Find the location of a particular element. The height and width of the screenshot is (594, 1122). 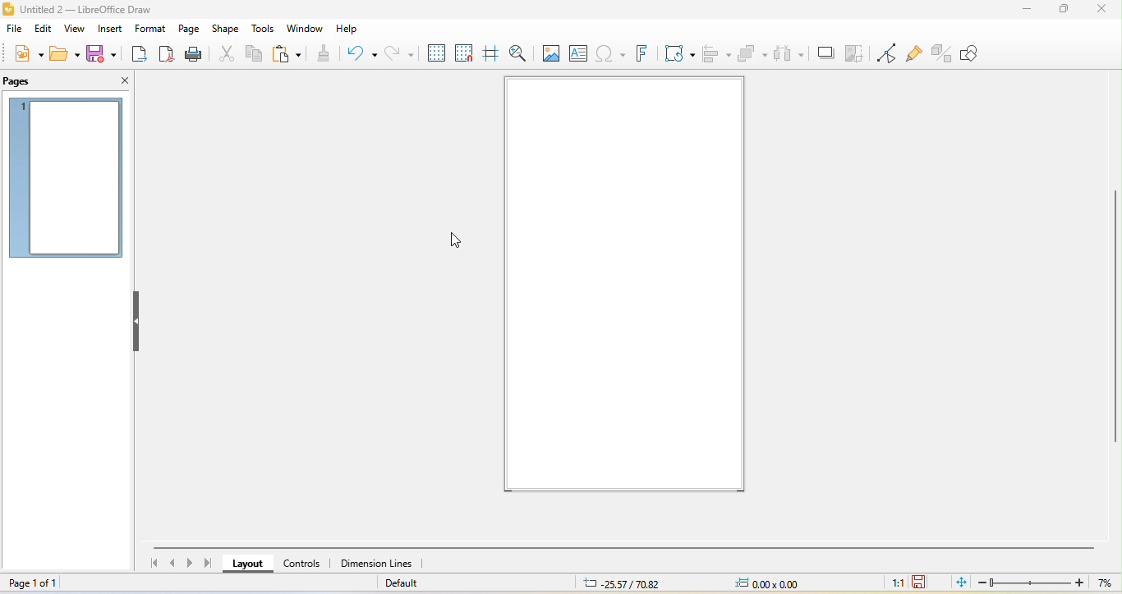

redo is located at coordinates (398, 53).